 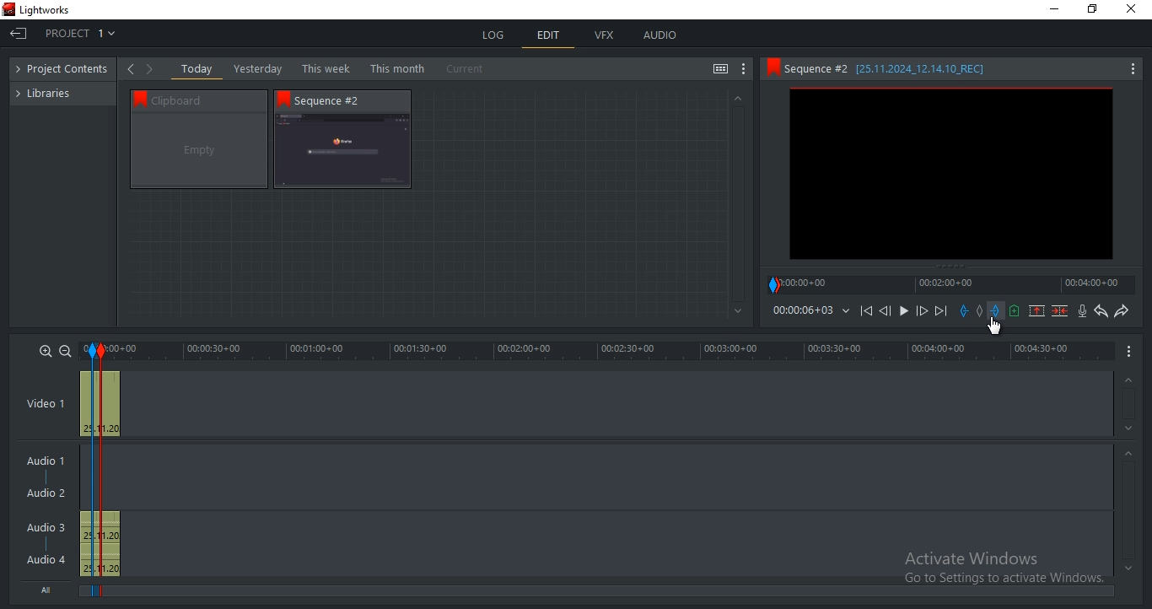 I want to click on undo, so click(x=1101, y=311).